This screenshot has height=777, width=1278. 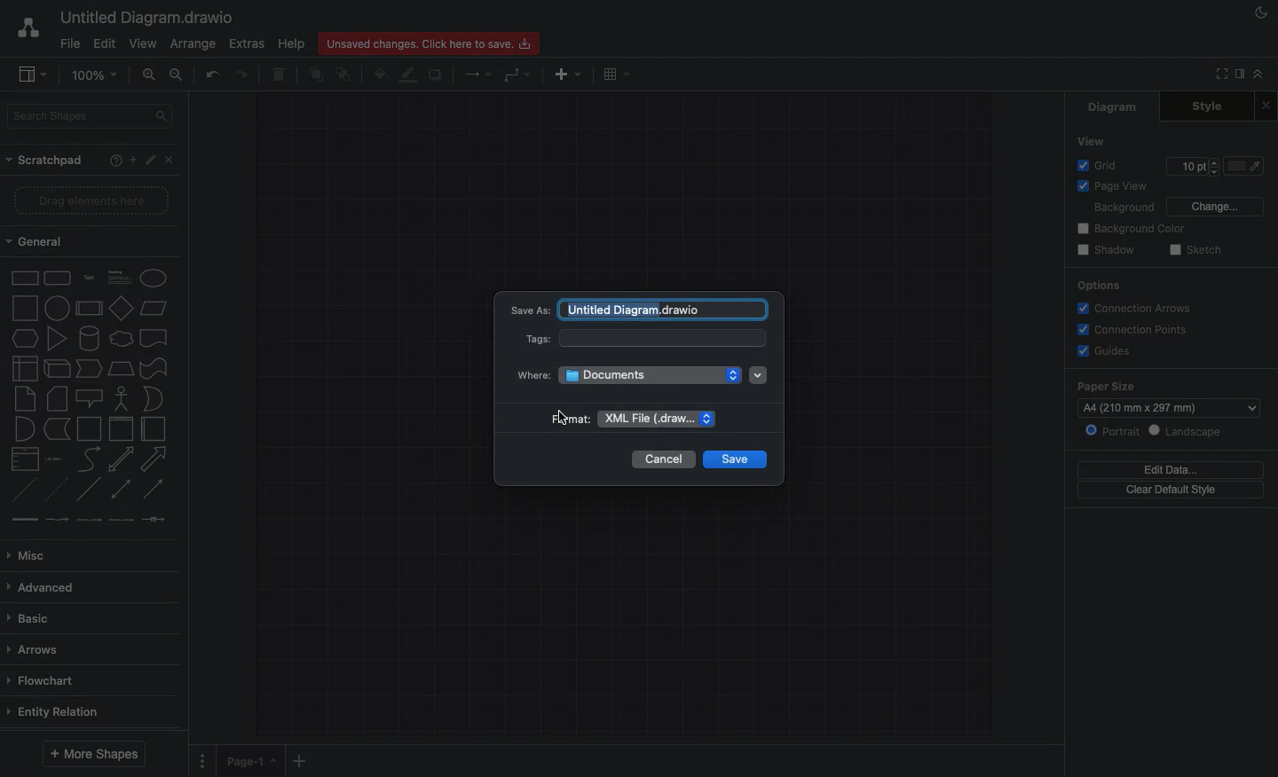 What do you see at coordinates (246, 43) in the screenshot?
I see `Extras` at bounding box center [246, 43].